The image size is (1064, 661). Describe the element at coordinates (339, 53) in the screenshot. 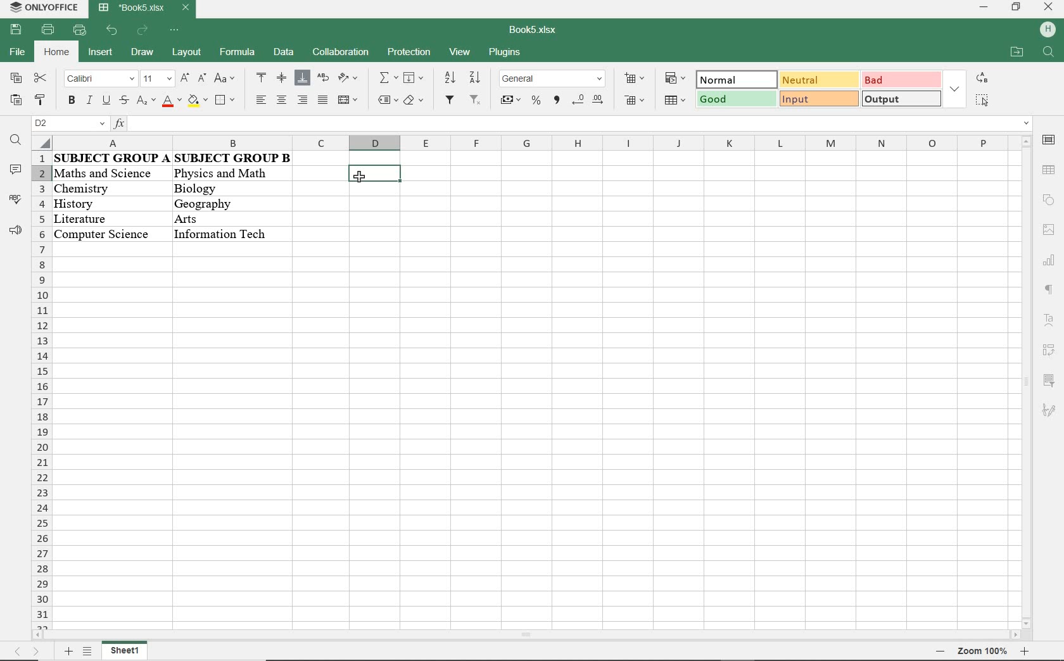

I see `collaboration` at that location.